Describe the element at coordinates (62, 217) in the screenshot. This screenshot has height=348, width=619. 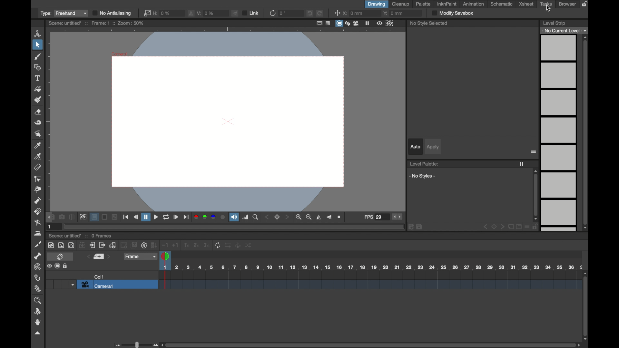
I see `snapshot` at that location.